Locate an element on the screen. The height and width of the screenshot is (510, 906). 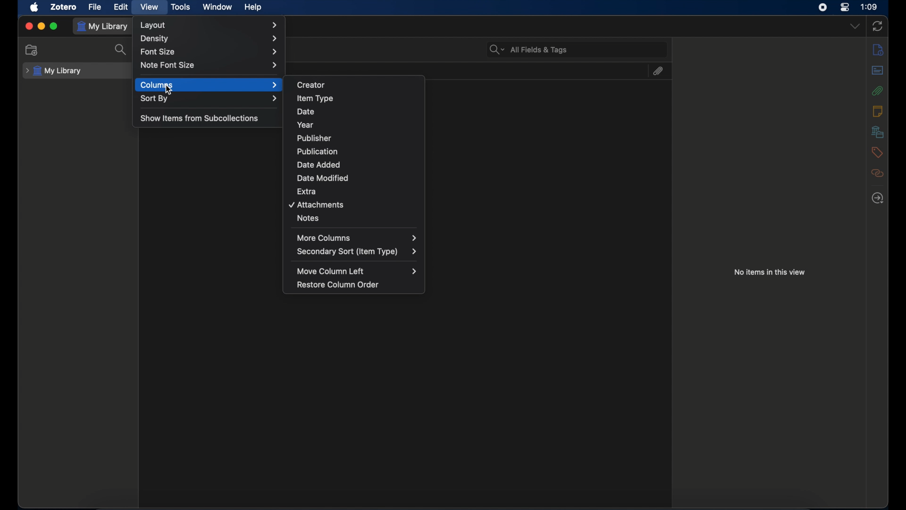
extra is located at coordinates (308, 191).